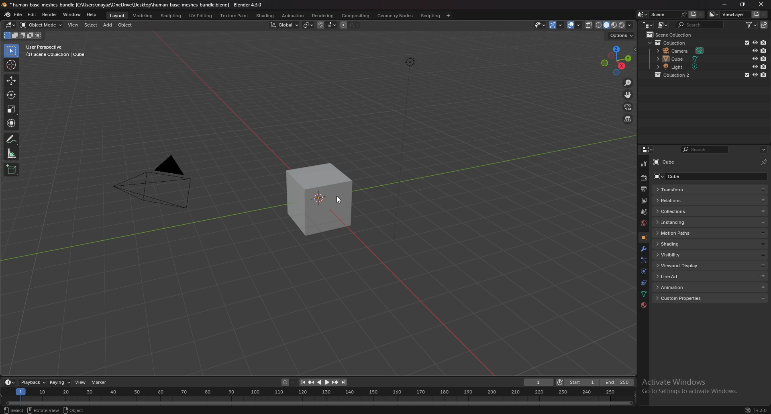 Image resolution: width=771 pixels, height=414 pixels. Describe the element at coordinates (32, 15) in the screenshot. I see `edit` at that location.